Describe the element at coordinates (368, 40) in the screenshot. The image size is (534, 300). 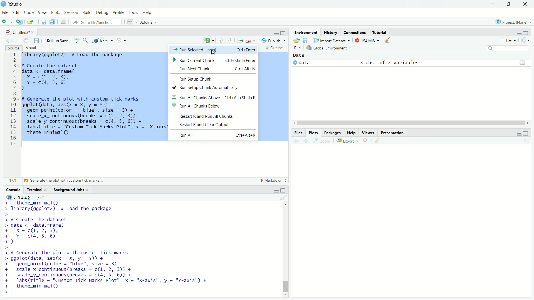
I see `154 MiB` at that location.